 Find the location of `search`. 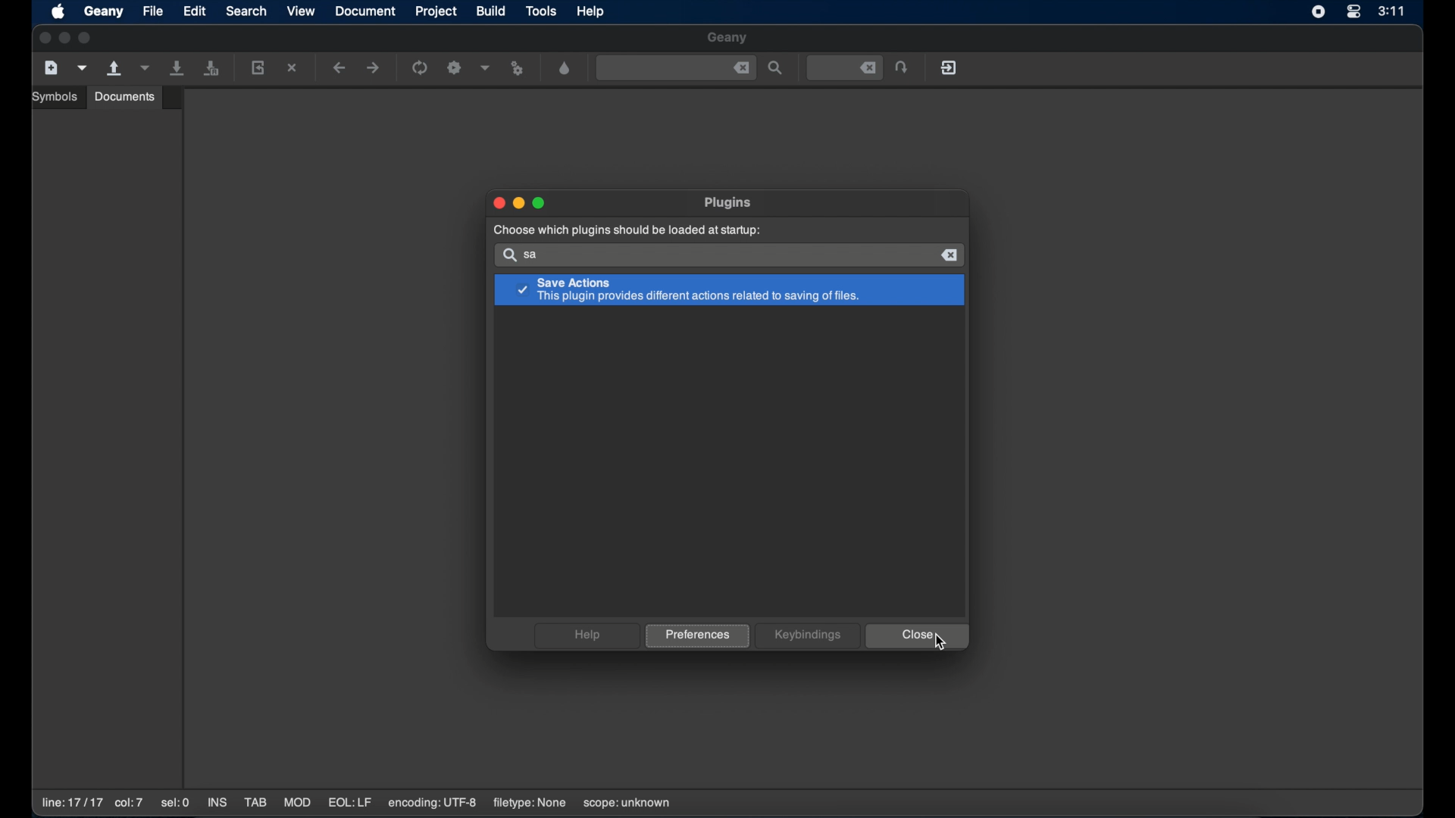

search is located at coordinates (508, 255).